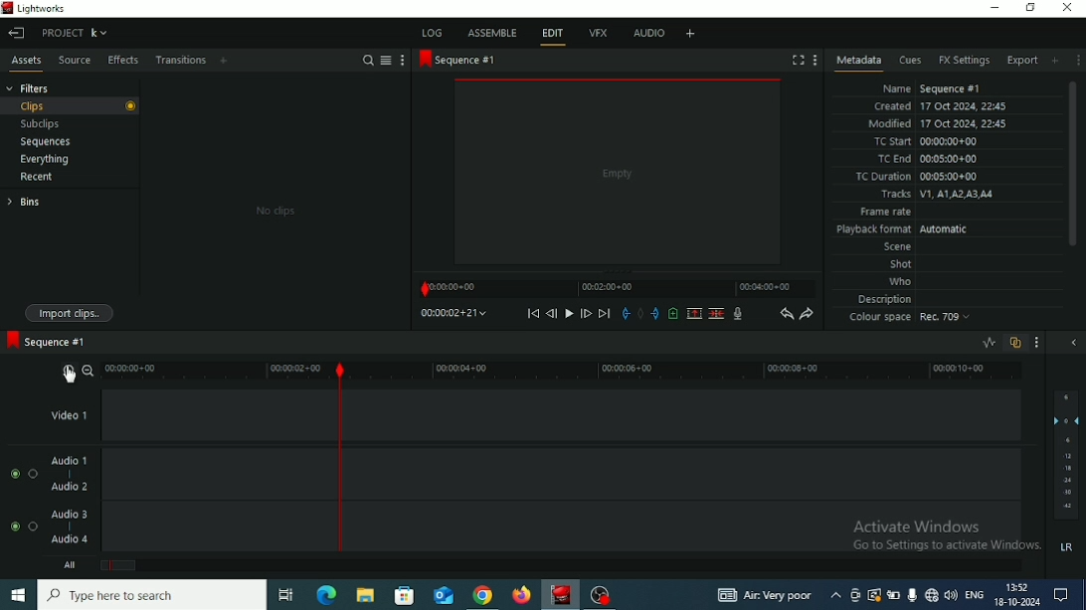  Describe the element at coordinates (617, 289) in the screenshot. I see `Play duration` at that location.